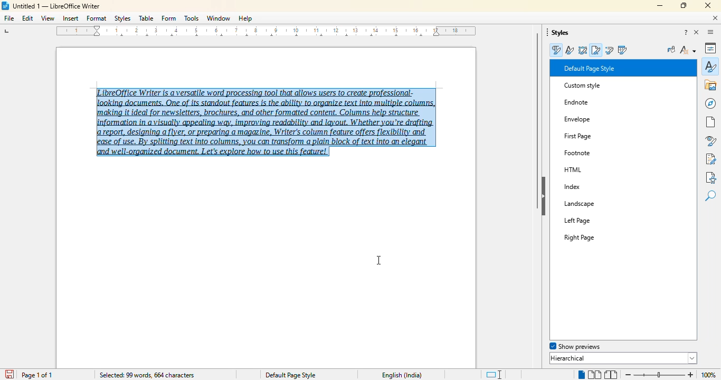 Image resolution: width=721 pixels, height=380 pixels. What do you see at coordinates (70, 18) in the screenshot?
I see `insert` at bounding box center [70, 18].